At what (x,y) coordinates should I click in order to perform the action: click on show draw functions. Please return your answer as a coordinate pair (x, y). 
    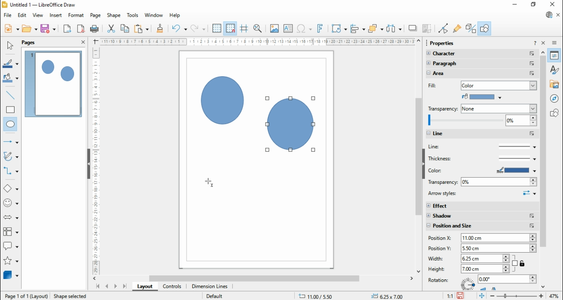
    Looking at the image, I should click on (484, 28).